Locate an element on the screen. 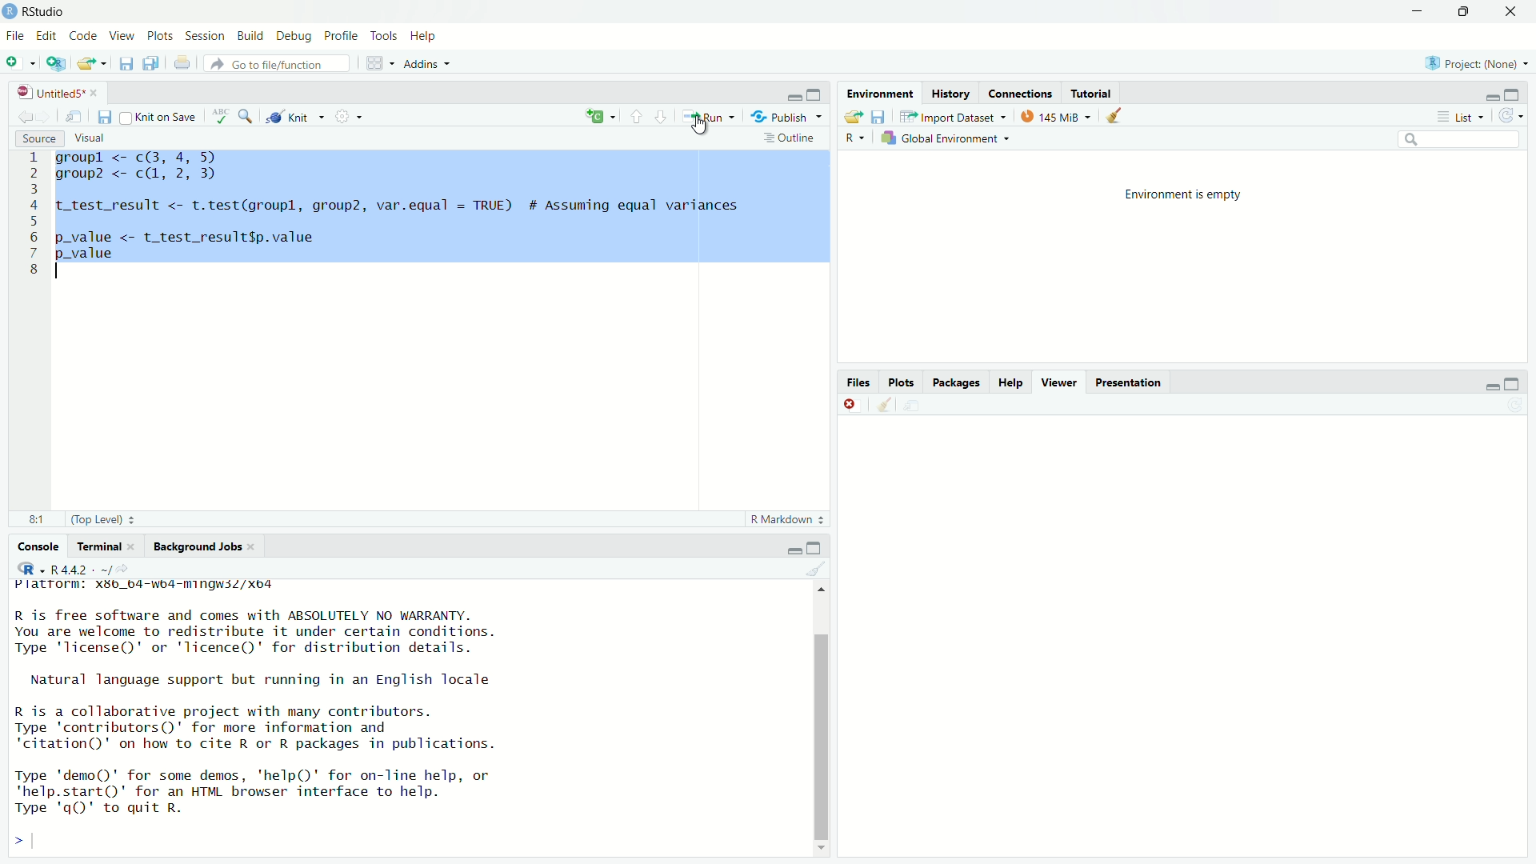 The height and width of the screenshot is (864, 1536). Console is located at coordinates (38, 546).